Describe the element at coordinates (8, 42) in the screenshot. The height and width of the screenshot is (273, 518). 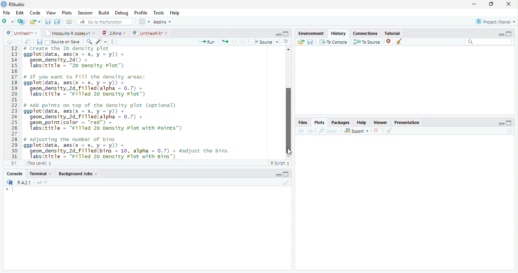
I see `back` at that location.